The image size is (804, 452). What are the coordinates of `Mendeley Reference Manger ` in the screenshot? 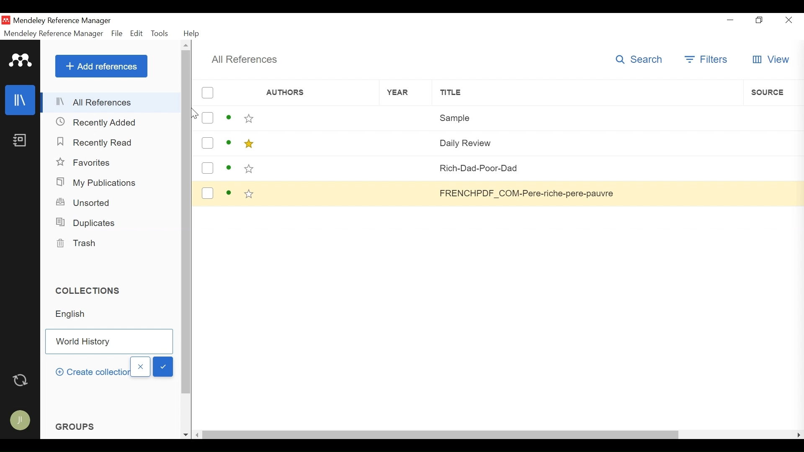 It's located at (54, 33).